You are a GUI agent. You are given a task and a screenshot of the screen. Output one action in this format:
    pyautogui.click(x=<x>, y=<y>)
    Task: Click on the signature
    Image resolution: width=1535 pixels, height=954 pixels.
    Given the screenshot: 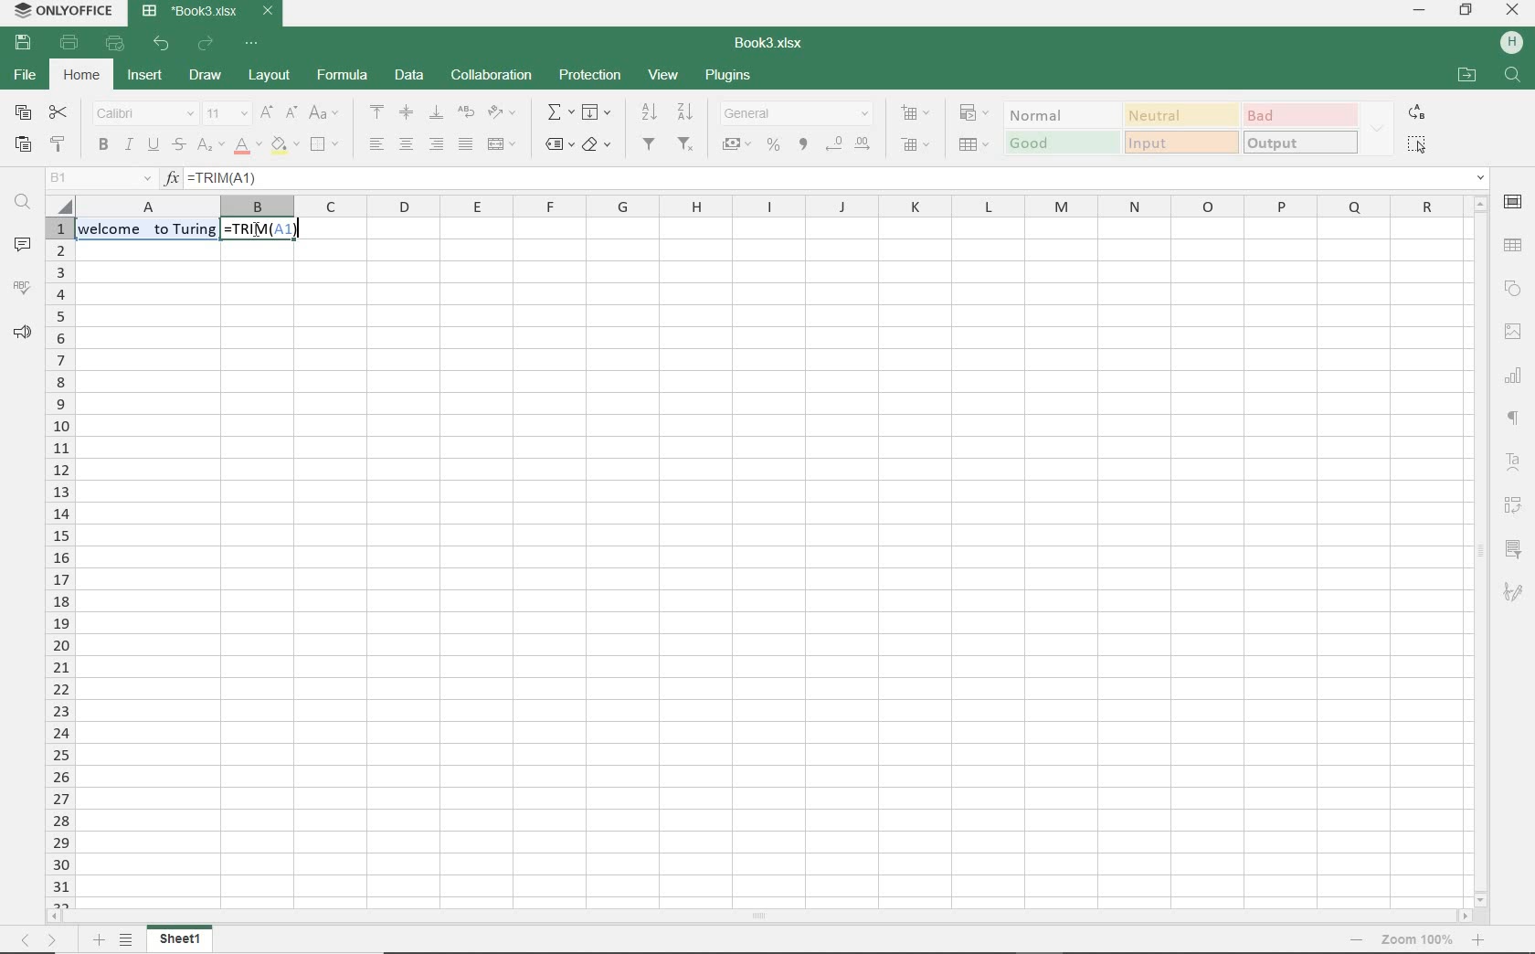 What is the action you would take?
    pyautogui.click(x=1515, y=595)
    